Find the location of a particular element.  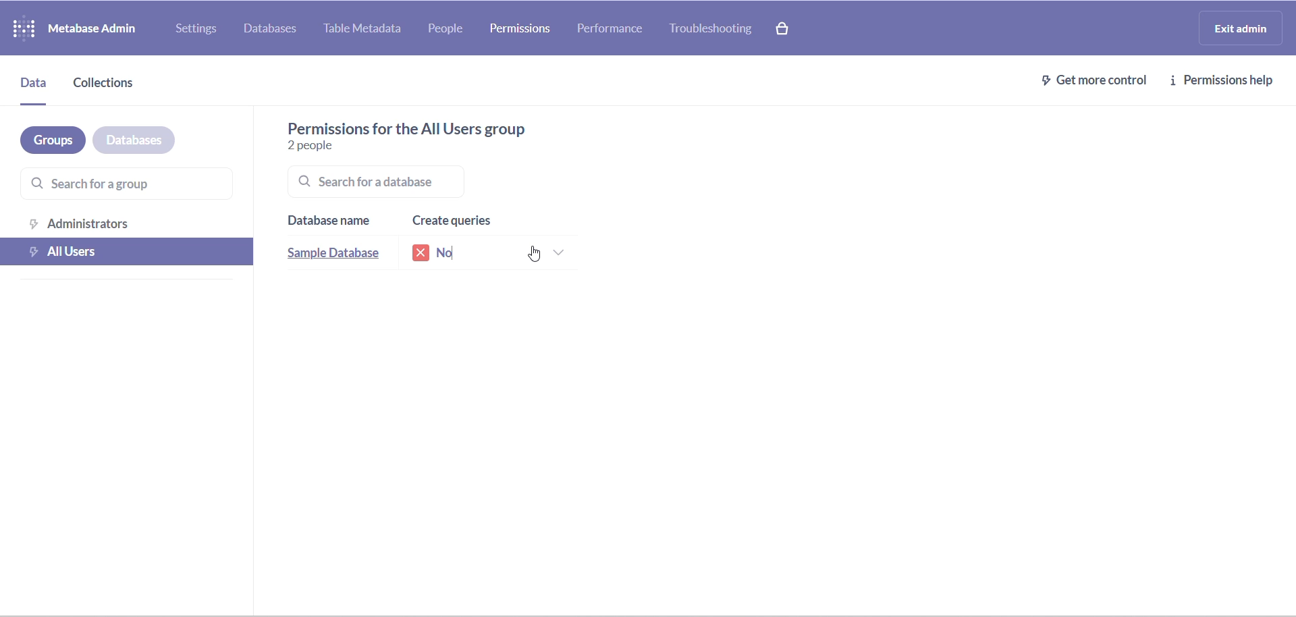

administration is located at coordinates (133, 223).